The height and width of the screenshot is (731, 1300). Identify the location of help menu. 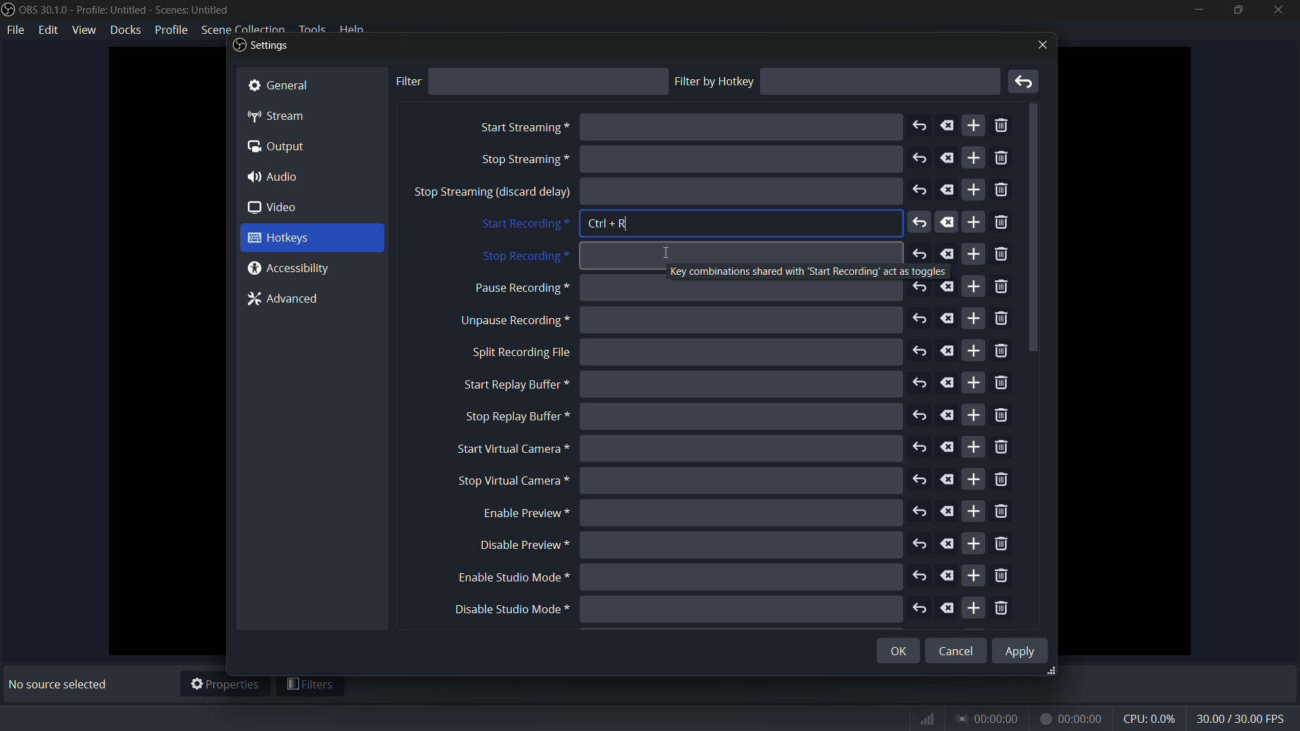
(353, 29).